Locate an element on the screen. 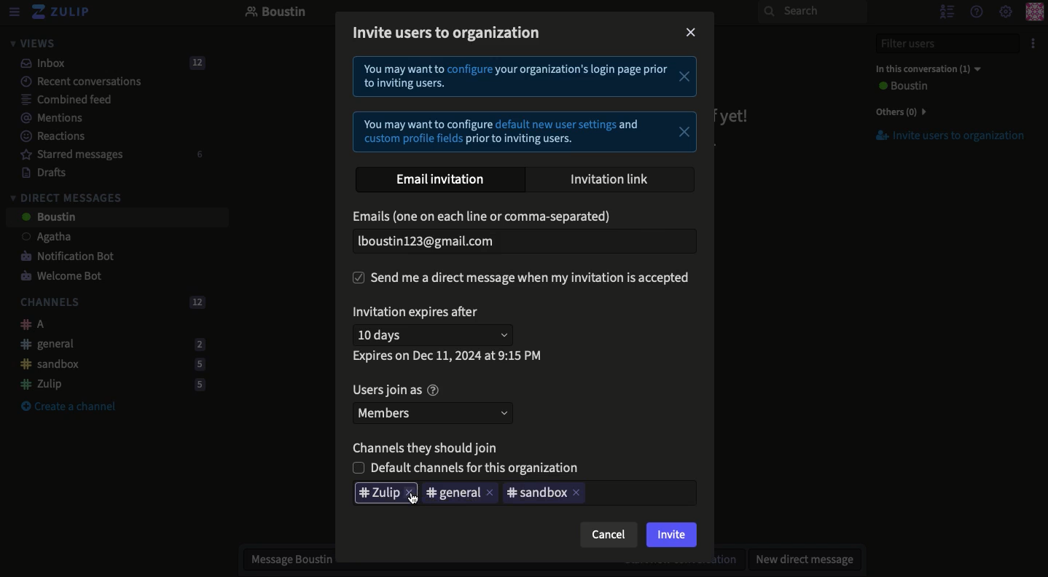 The image size is (1048, 577). Combined feed is located at coordinates (58, 99).